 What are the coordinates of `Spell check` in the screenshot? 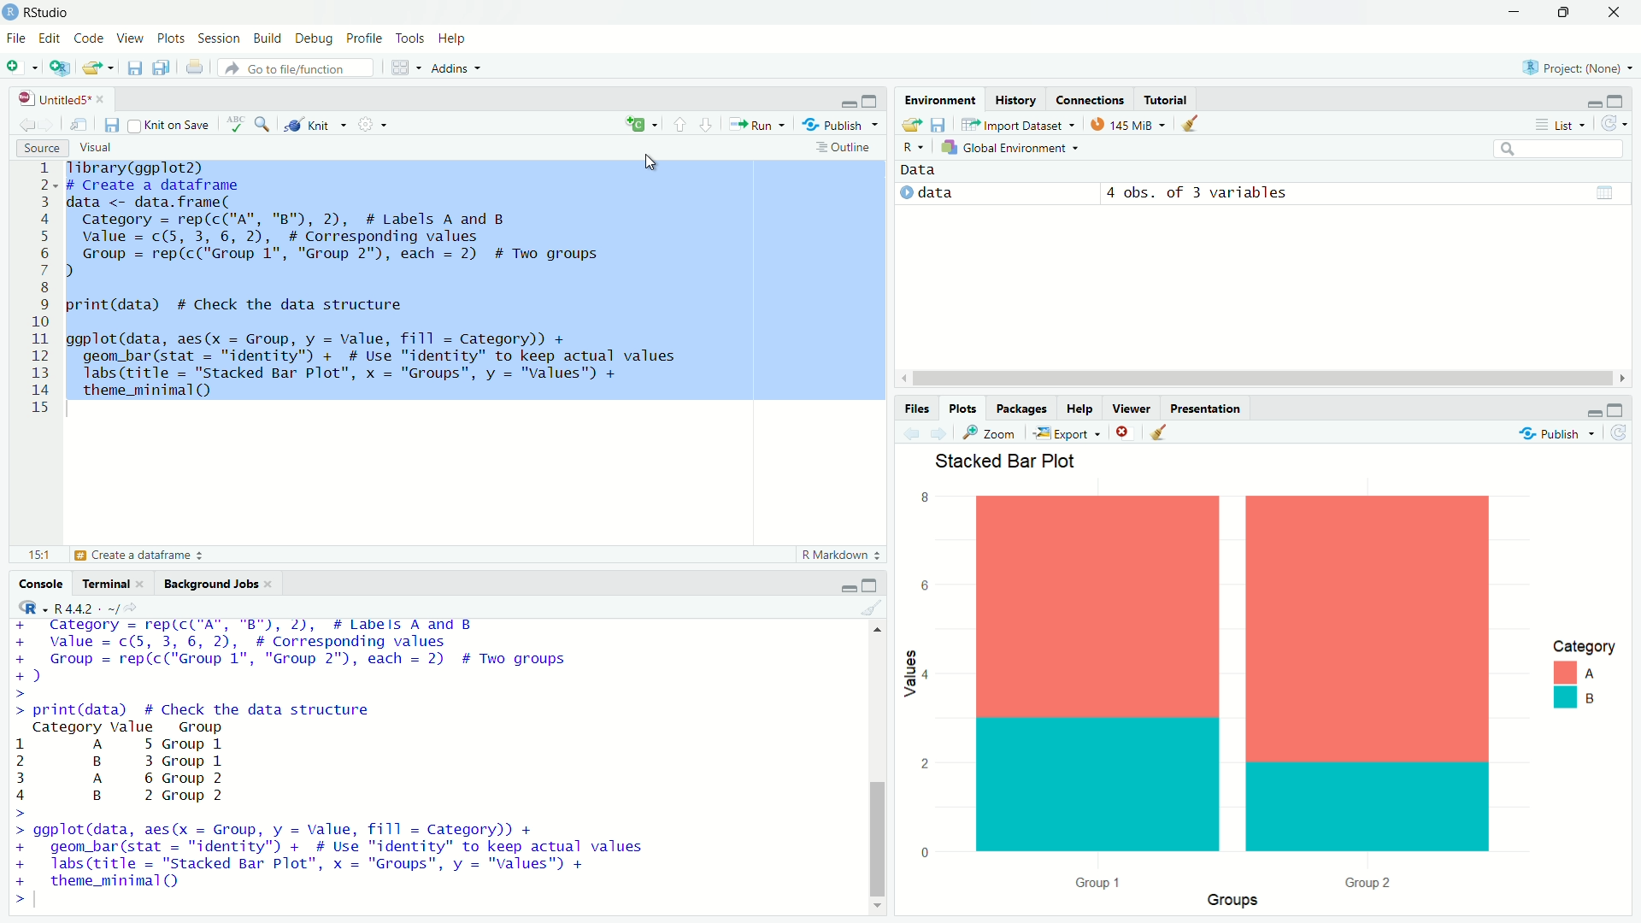 It's located at (234, 122).